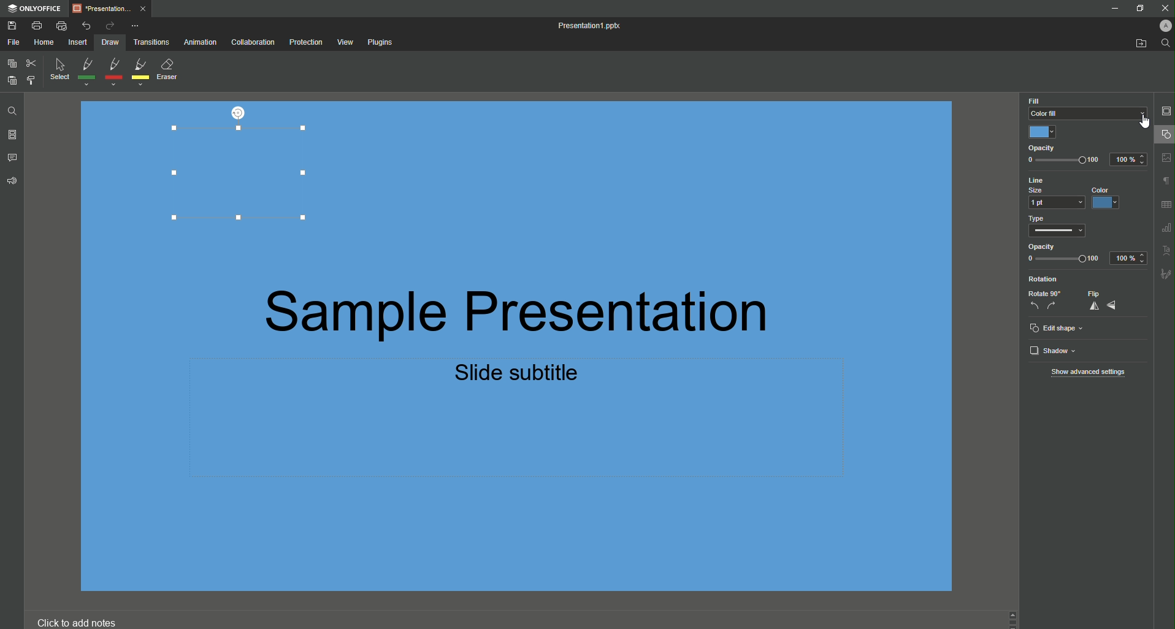  Describe the element at coordinates (1114, 9) in the screenshot. I see `Minimize` at that location.